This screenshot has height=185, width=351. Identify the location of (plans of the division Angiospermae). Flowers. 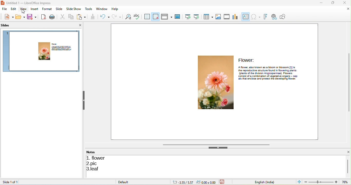
(266, 73).